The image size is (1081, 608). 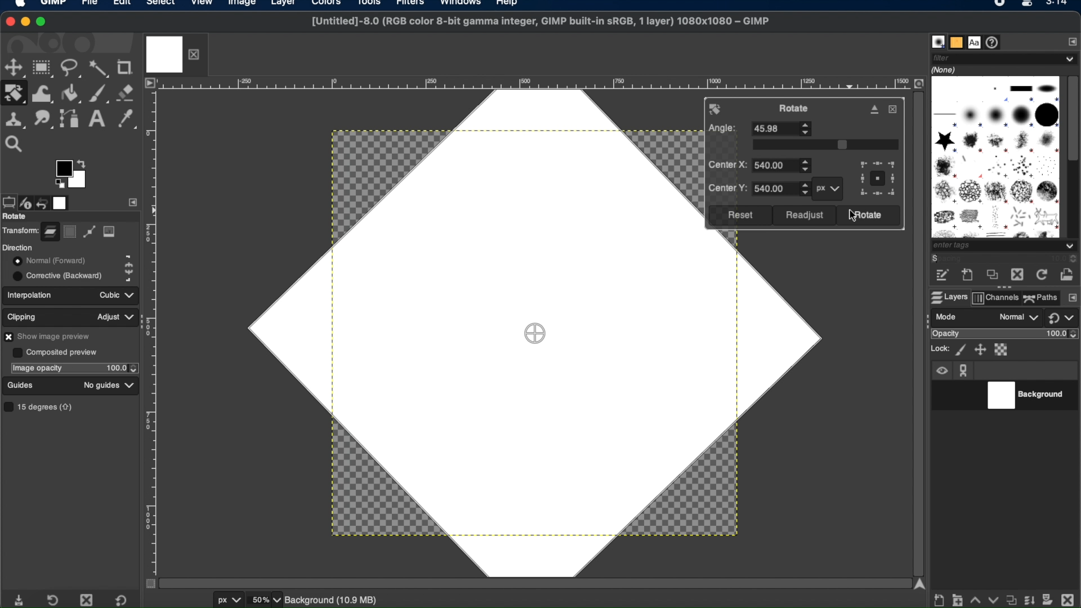 What do you see at coordinates (72, 69) in the screenshot?
I see `free select tool` at bounding box center [72, 69].